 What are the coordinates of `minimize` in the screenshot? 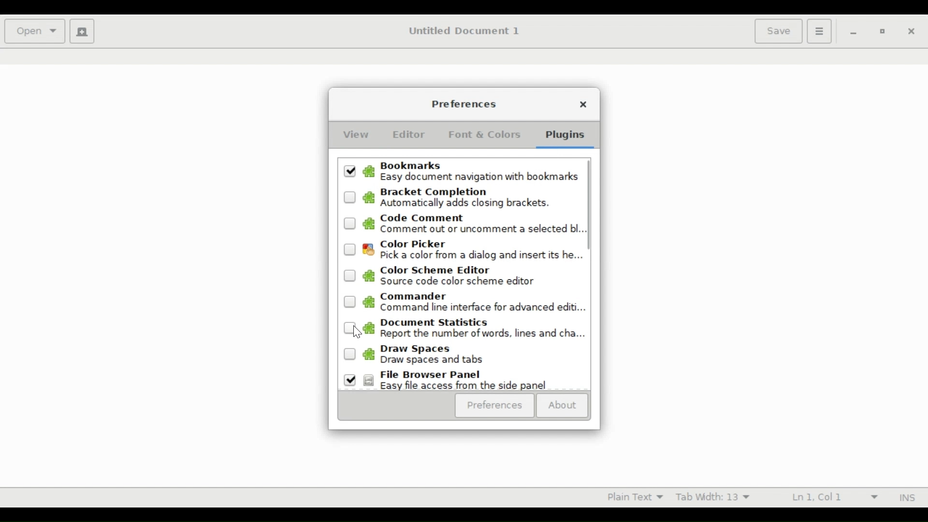 It's located at (852, 32).